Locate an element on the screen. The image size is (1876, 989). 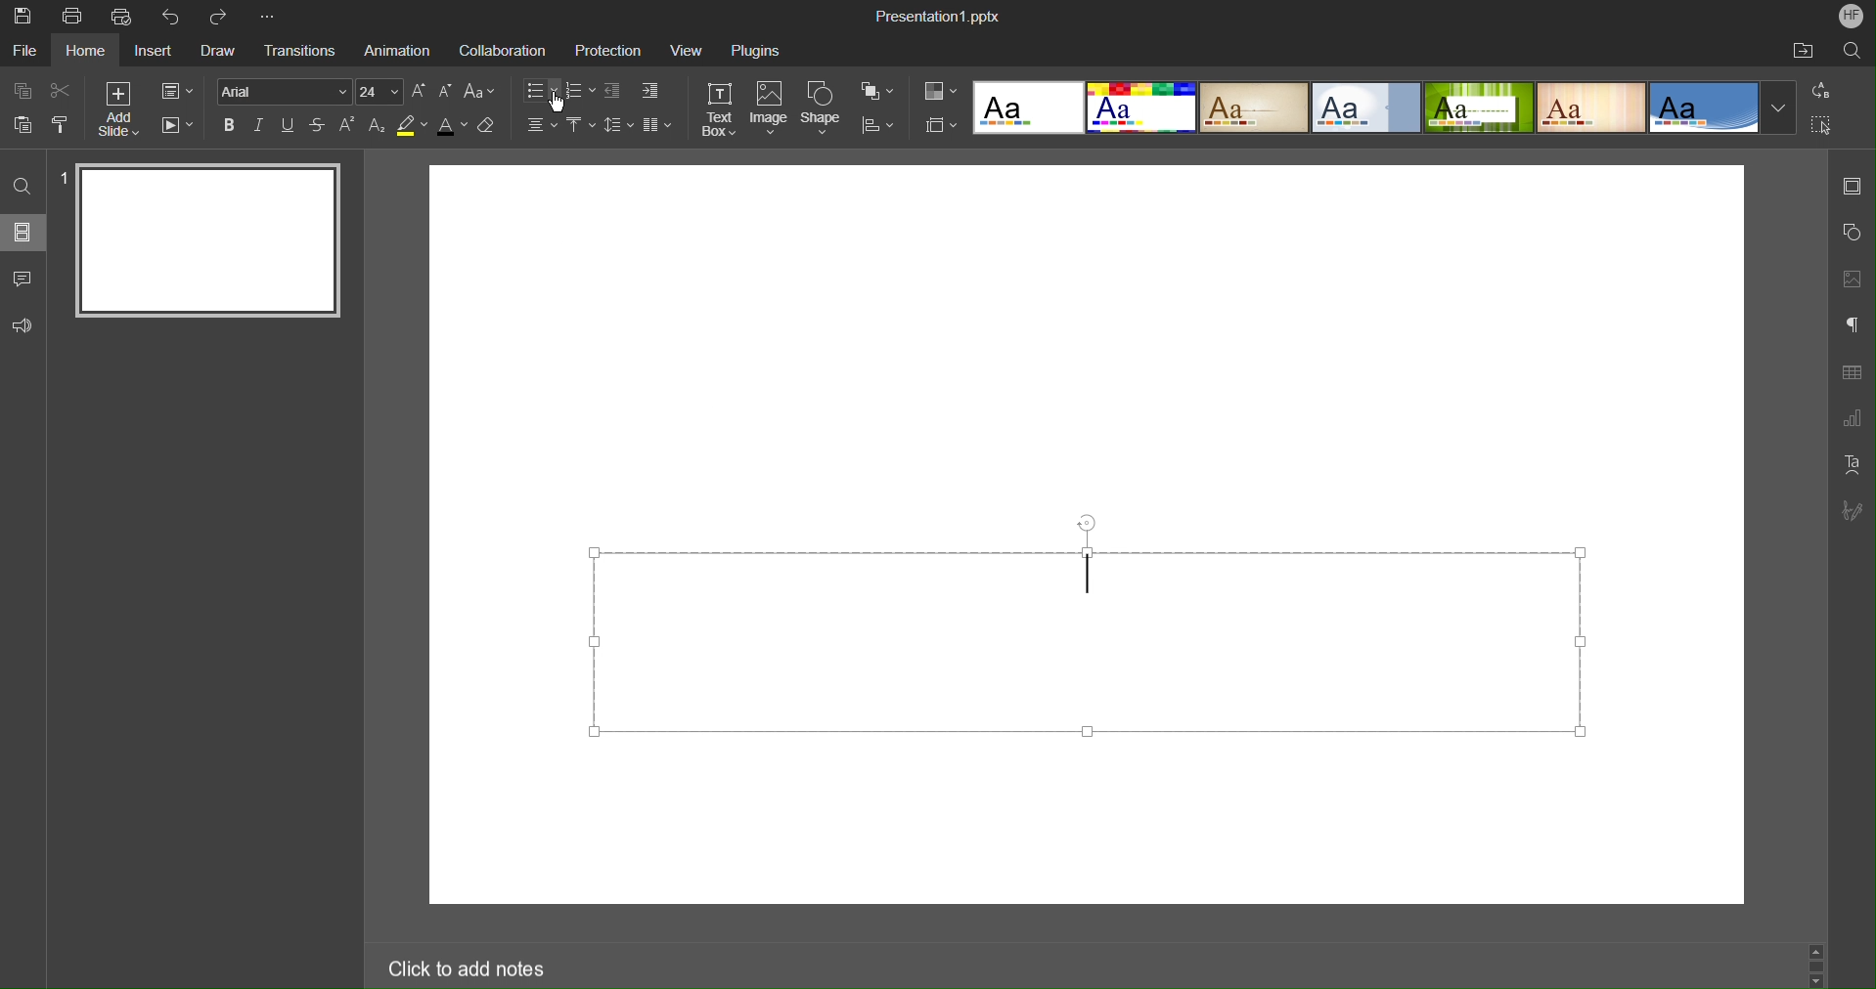
Save is located at coordinates (22, 17).